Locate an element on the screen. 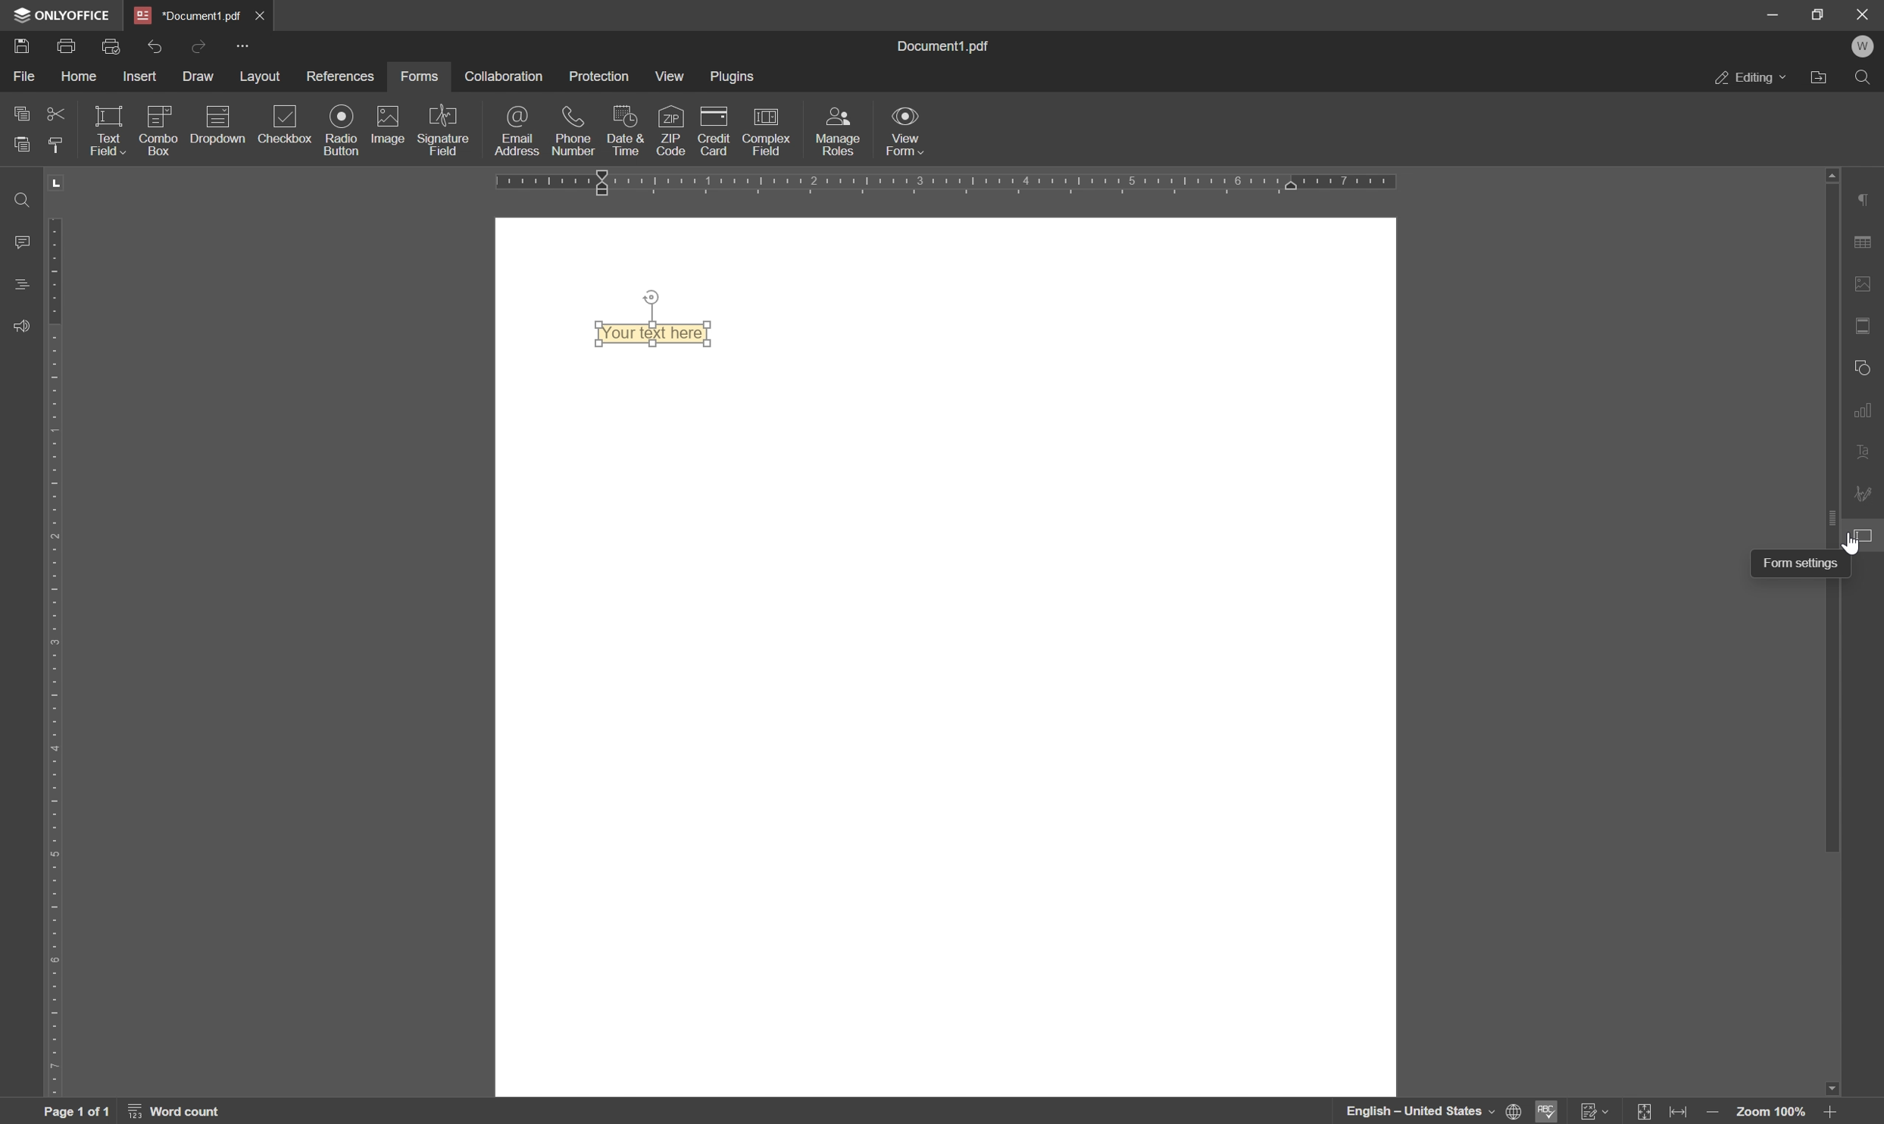 Image resolution: width=1884 pixels, height=1124 pixels. manage roles is located at coordinates (841, 130).